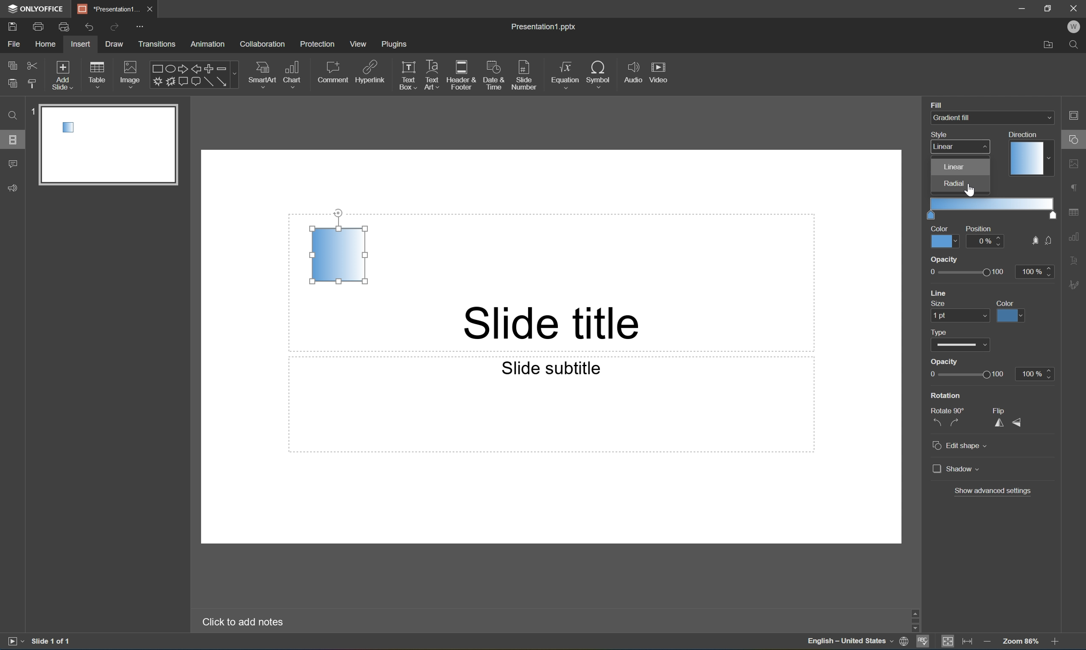  Describe the element at coordinates (949, 411) in the screenshot. I see `Rotate 90°` at that location.